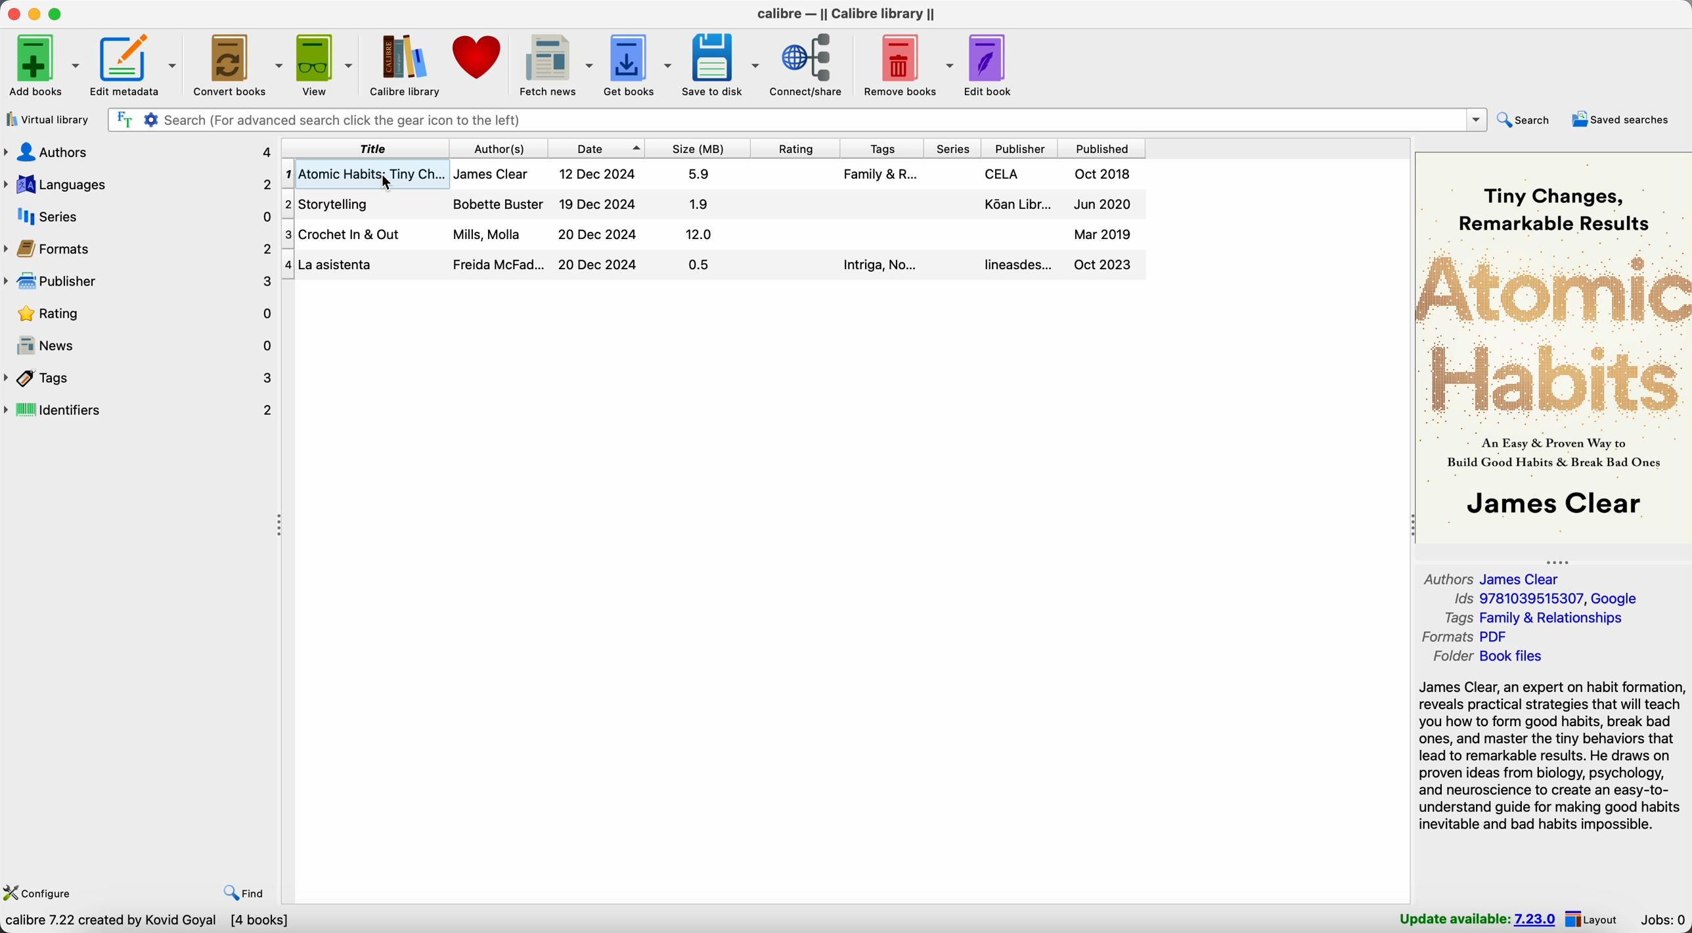 This screenshot has width=1692, height=933. Describe the element at coordinates (557, 64) in the screenshot. I see `fetch news` at that location.